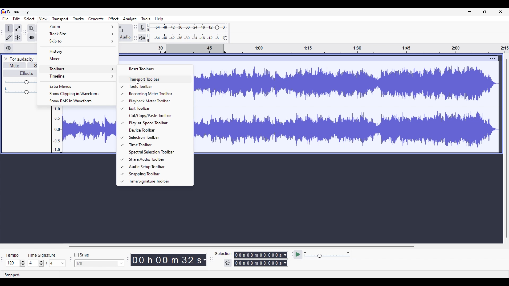 This screenshot has height=286, width=509. I want to click on Scale to measure track length, so click(314, 48).